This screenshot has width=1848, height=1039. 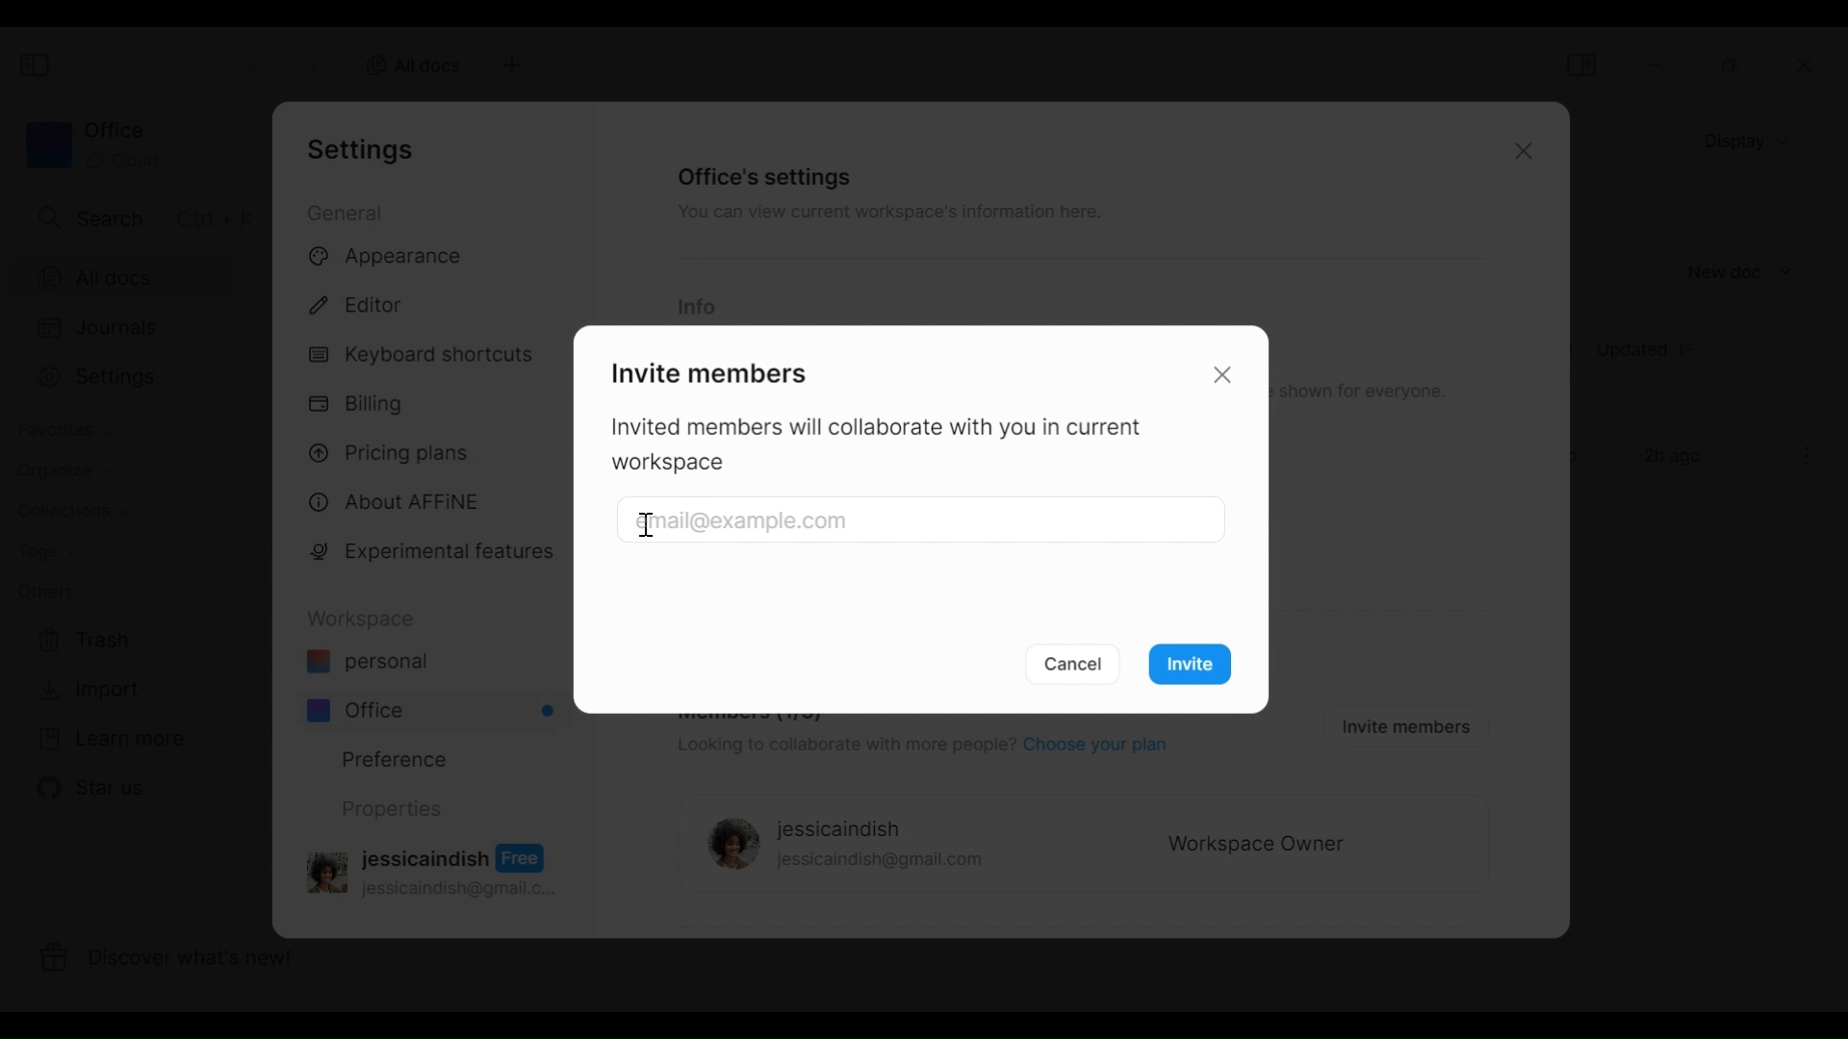 What do you see at coordinates (390, 809) in the screenshot?
I see `Properties` at bounding box center [390, 809].